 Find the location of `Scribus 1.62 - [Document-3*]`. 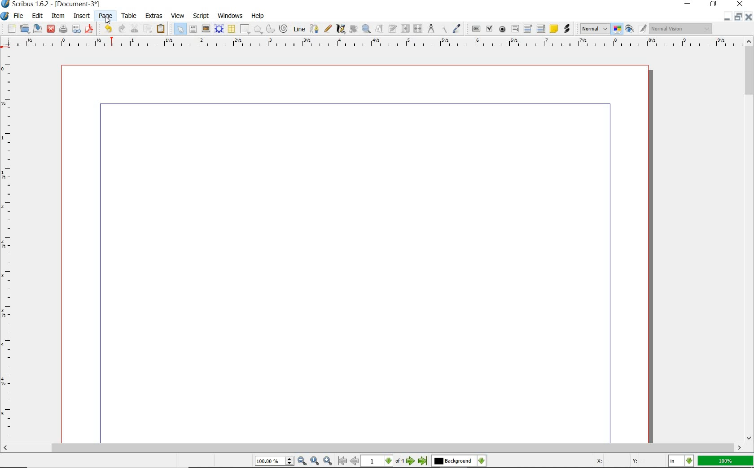

Scribus 1.62 - [Document-3*] is located at coordinates (55, 4).